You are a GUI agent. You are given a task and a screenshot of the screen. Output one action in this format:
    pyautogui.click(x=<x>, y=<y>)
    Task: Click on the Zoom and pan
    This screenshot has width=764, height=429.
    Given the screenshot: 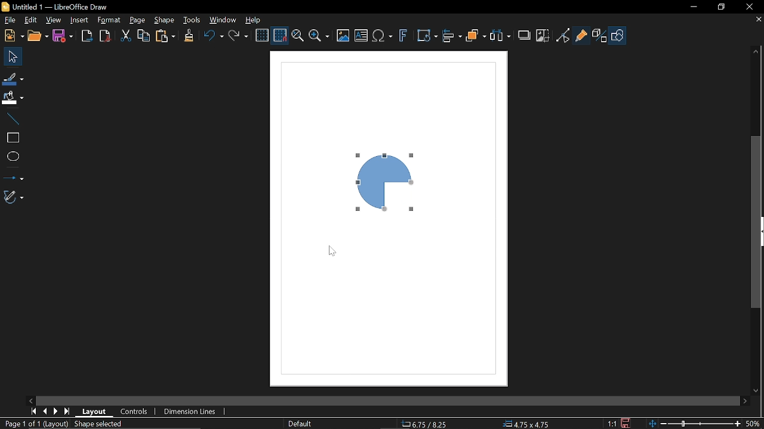 What is the action you would take?
    pyautogui.click(x=297, y=37)
    